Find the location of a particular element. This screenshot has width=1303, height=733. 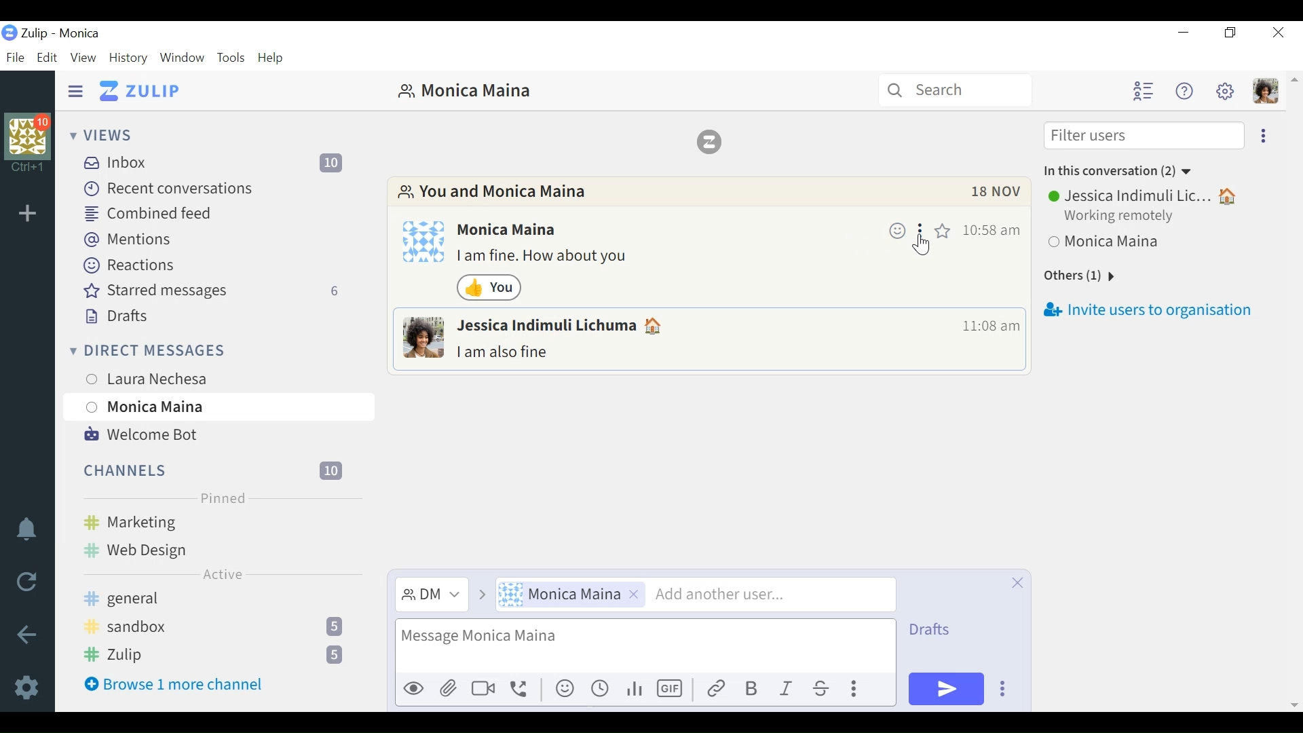

Zulip logo is located at coordinates (713, 141).